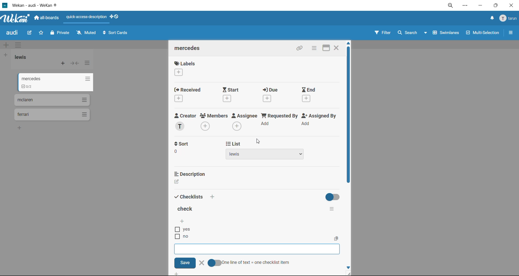  What do you see at coordinates (6, 45) in the screenshot?
I see `add swimlane` at bounding box center [6, 45].